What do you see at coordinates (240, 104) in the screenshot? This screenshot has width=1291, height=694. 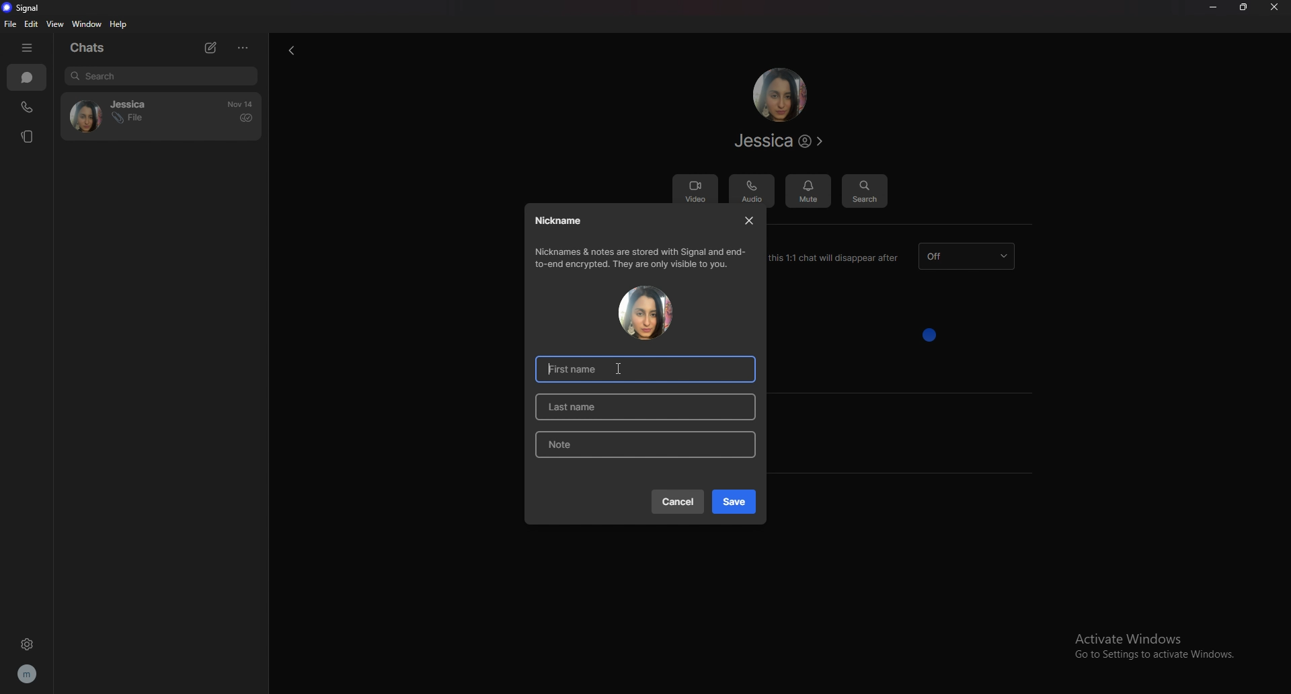 I see `time` at bounding box center [240, 104].